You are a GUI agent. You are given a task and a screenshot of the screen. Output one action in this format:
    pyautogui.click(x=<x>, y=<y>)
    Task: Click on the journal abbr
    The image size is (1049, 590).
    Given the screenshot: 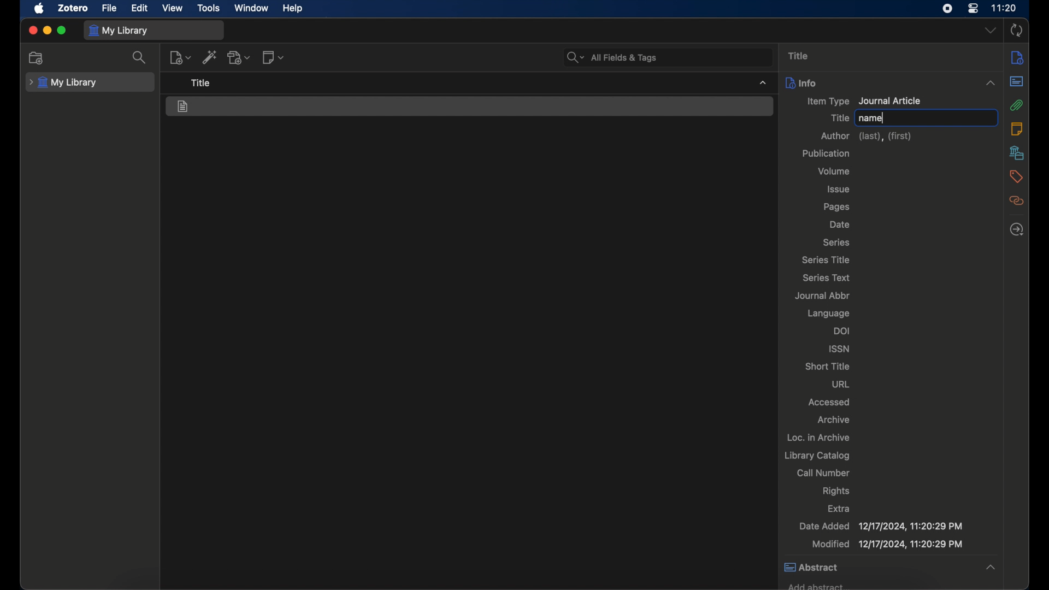 What is the action you would take?
    pyautogui.click(x=822, y=295)
    